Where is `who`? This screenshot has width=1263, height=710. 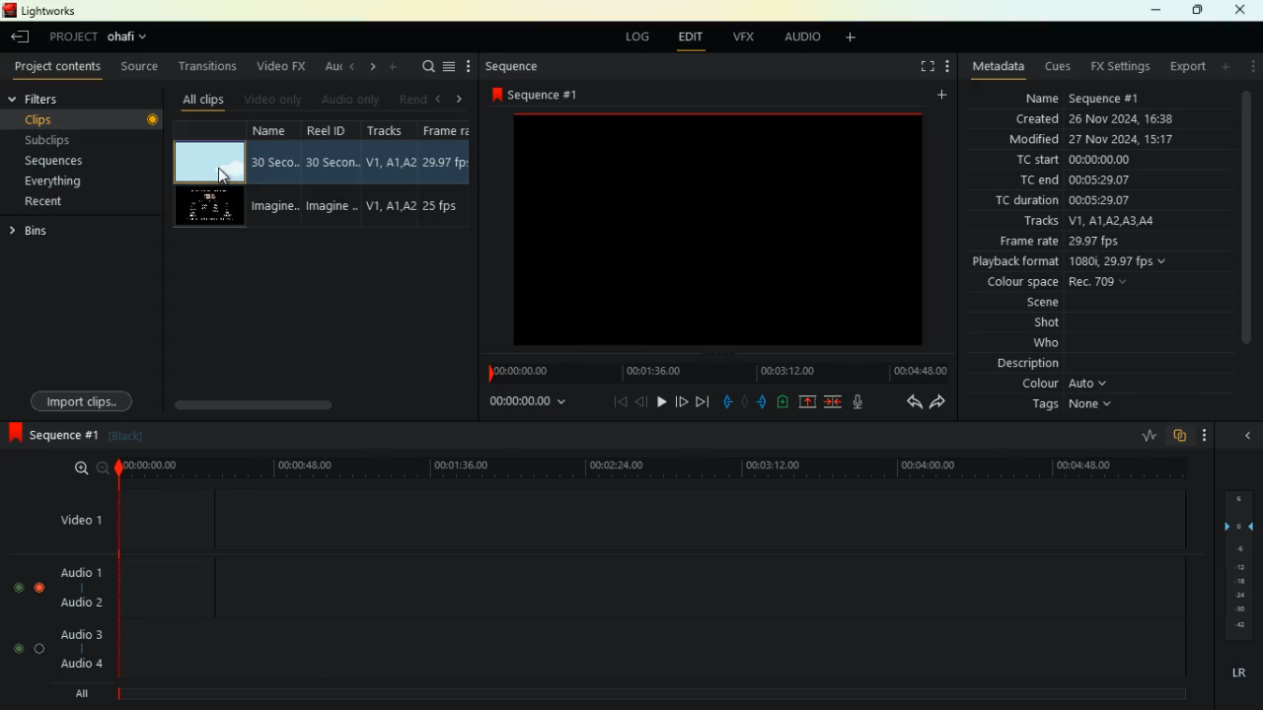 who is located at coordinates (1034, 344).